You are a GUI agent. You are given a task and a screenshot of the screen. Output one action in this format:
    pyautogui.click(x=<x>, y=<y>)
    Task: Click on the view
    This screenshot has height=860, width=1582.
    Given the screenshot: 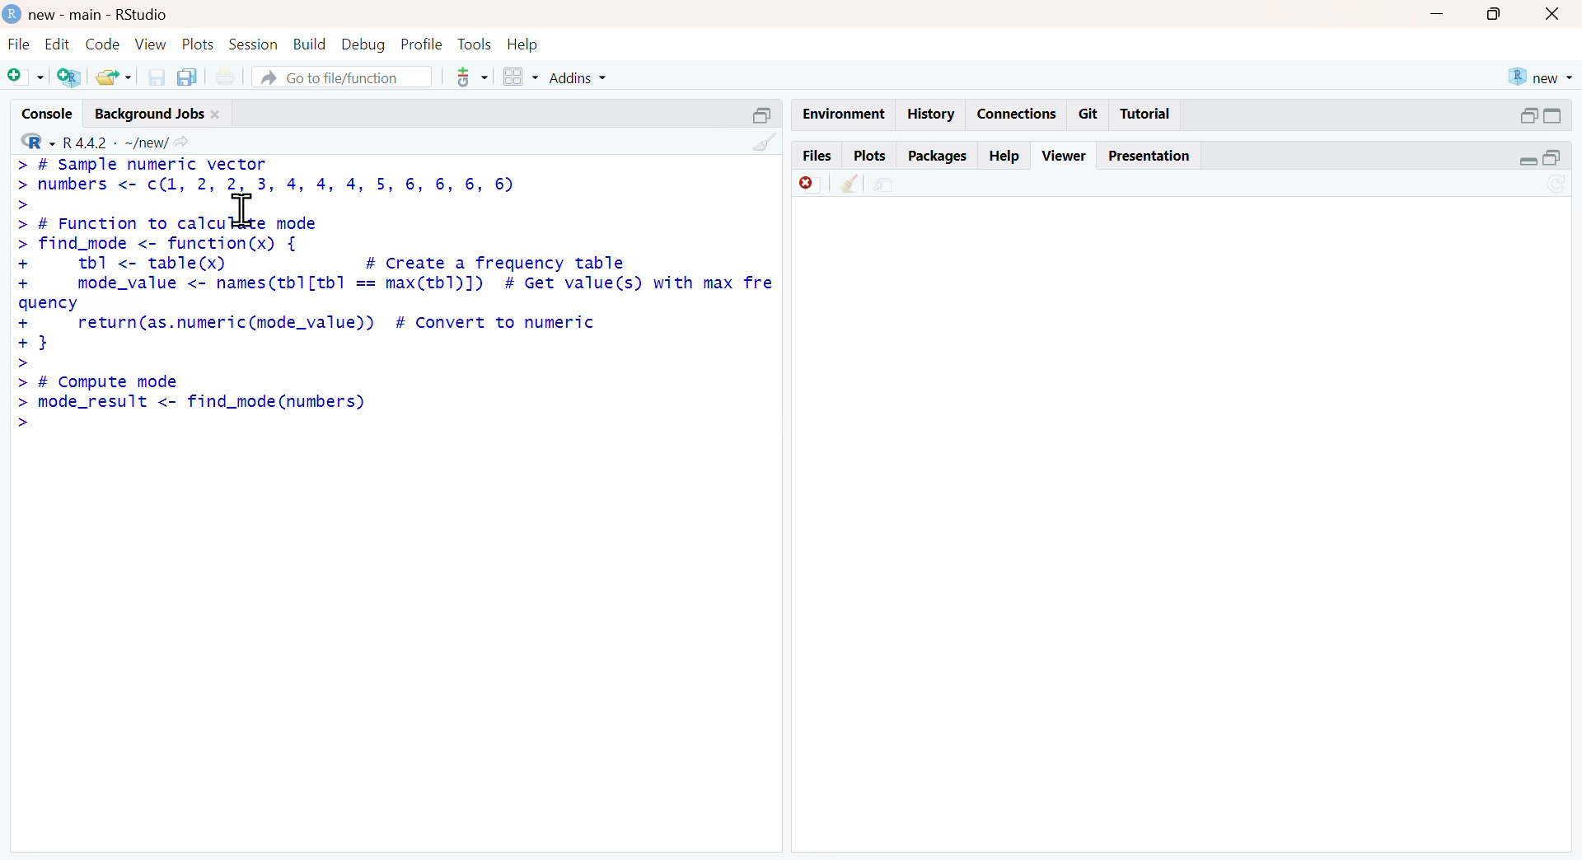 What is the action you would take?
    pyautogui.click(x=152, y=43)
    